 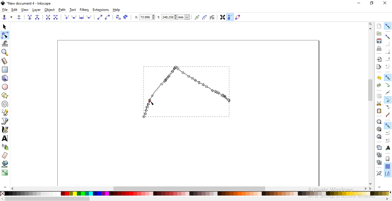 What do you see at coordinates (48, 17) in the screenshot?
I see `join selected endnodes with a new segment` at bounding box center [48, 17].